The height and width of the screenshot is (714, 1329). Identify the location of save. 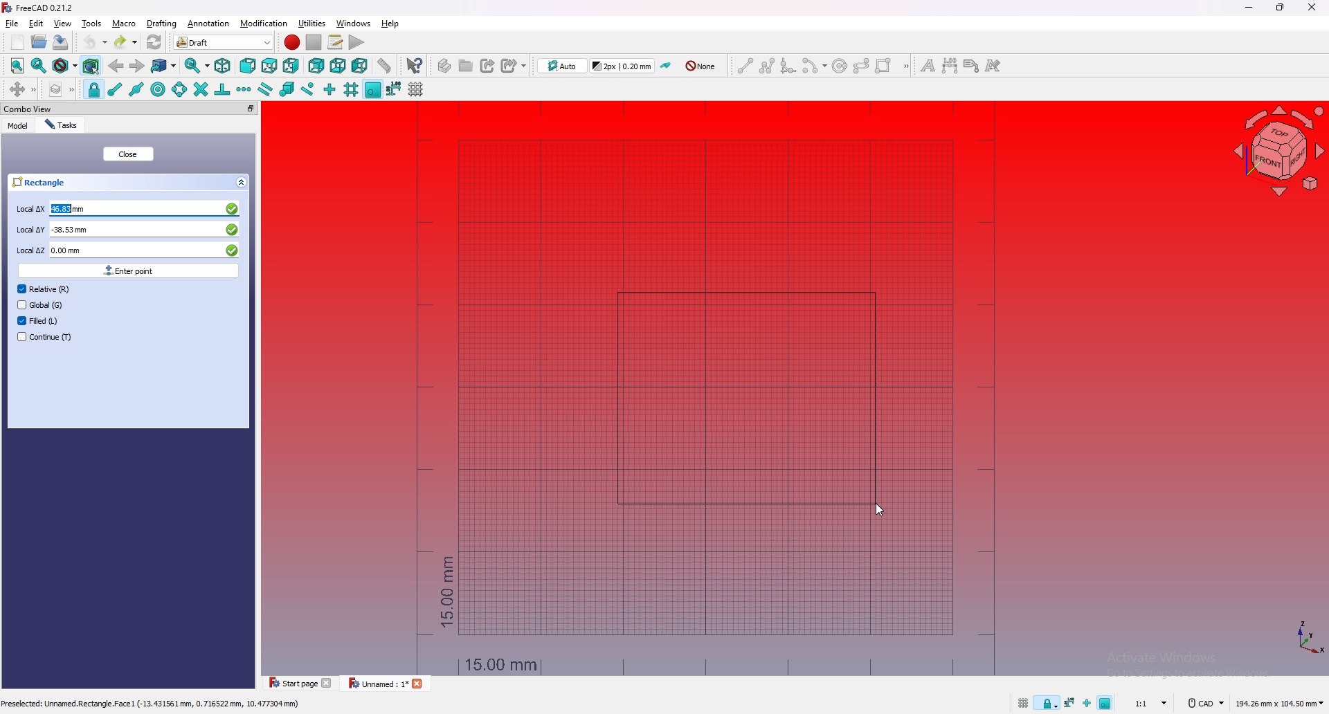
(61, 42).